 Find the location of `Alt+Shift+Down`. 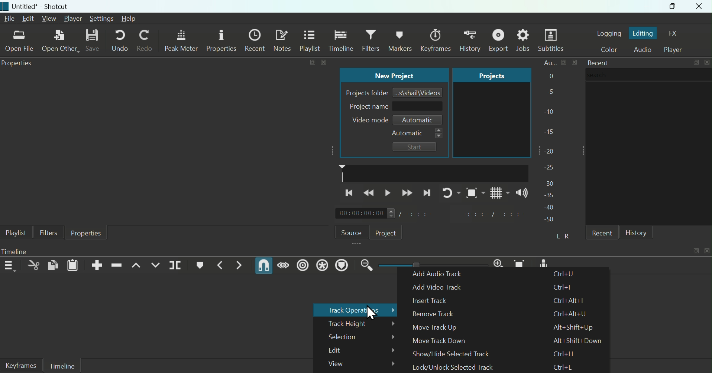

Alt+Shift+Down is located at coordinates (577, 341).